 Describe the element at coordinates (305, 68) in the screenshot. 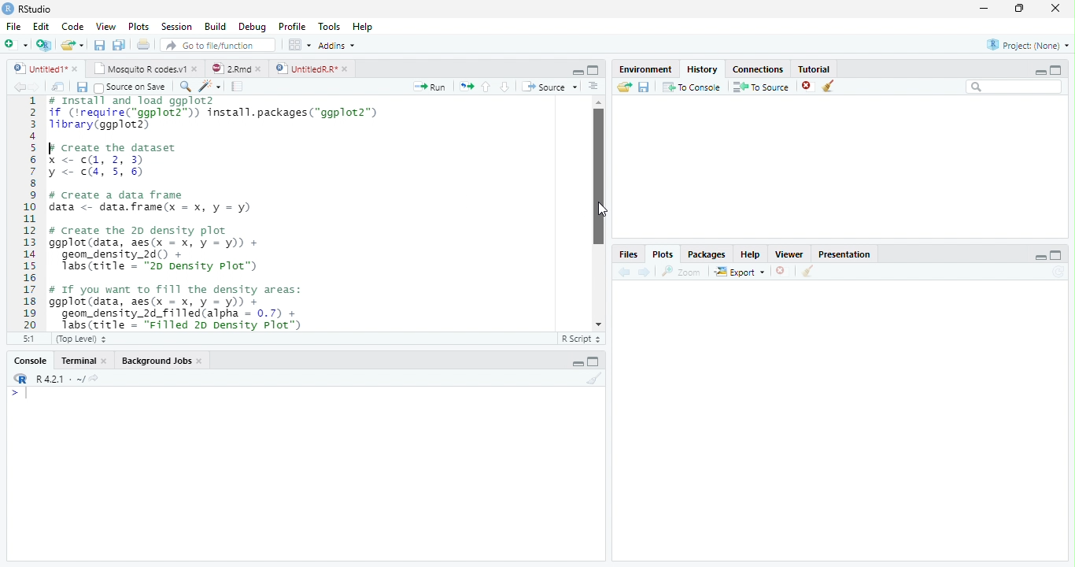

I see `UnttiedR Rr”` at that location.